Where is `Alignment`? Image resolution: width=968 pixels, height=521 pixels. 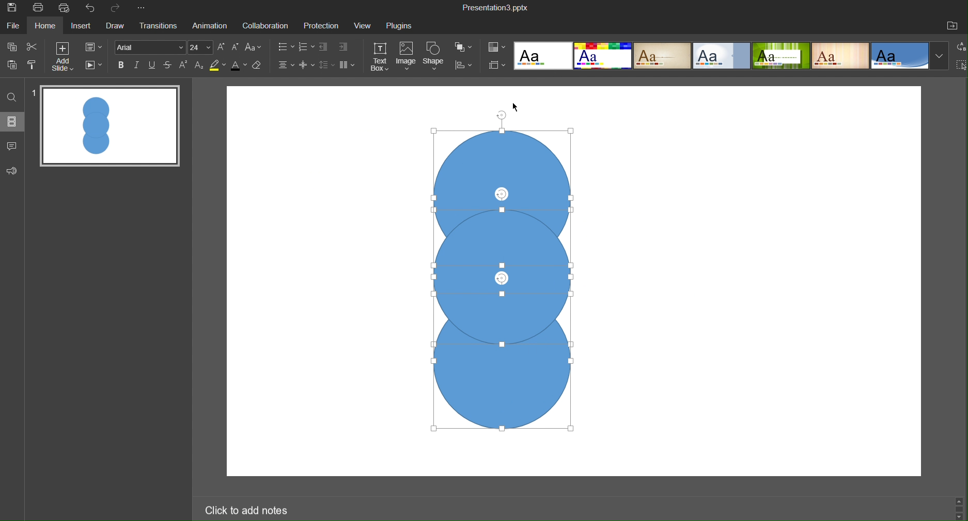 Alignment is located at coordinates (285, 66).